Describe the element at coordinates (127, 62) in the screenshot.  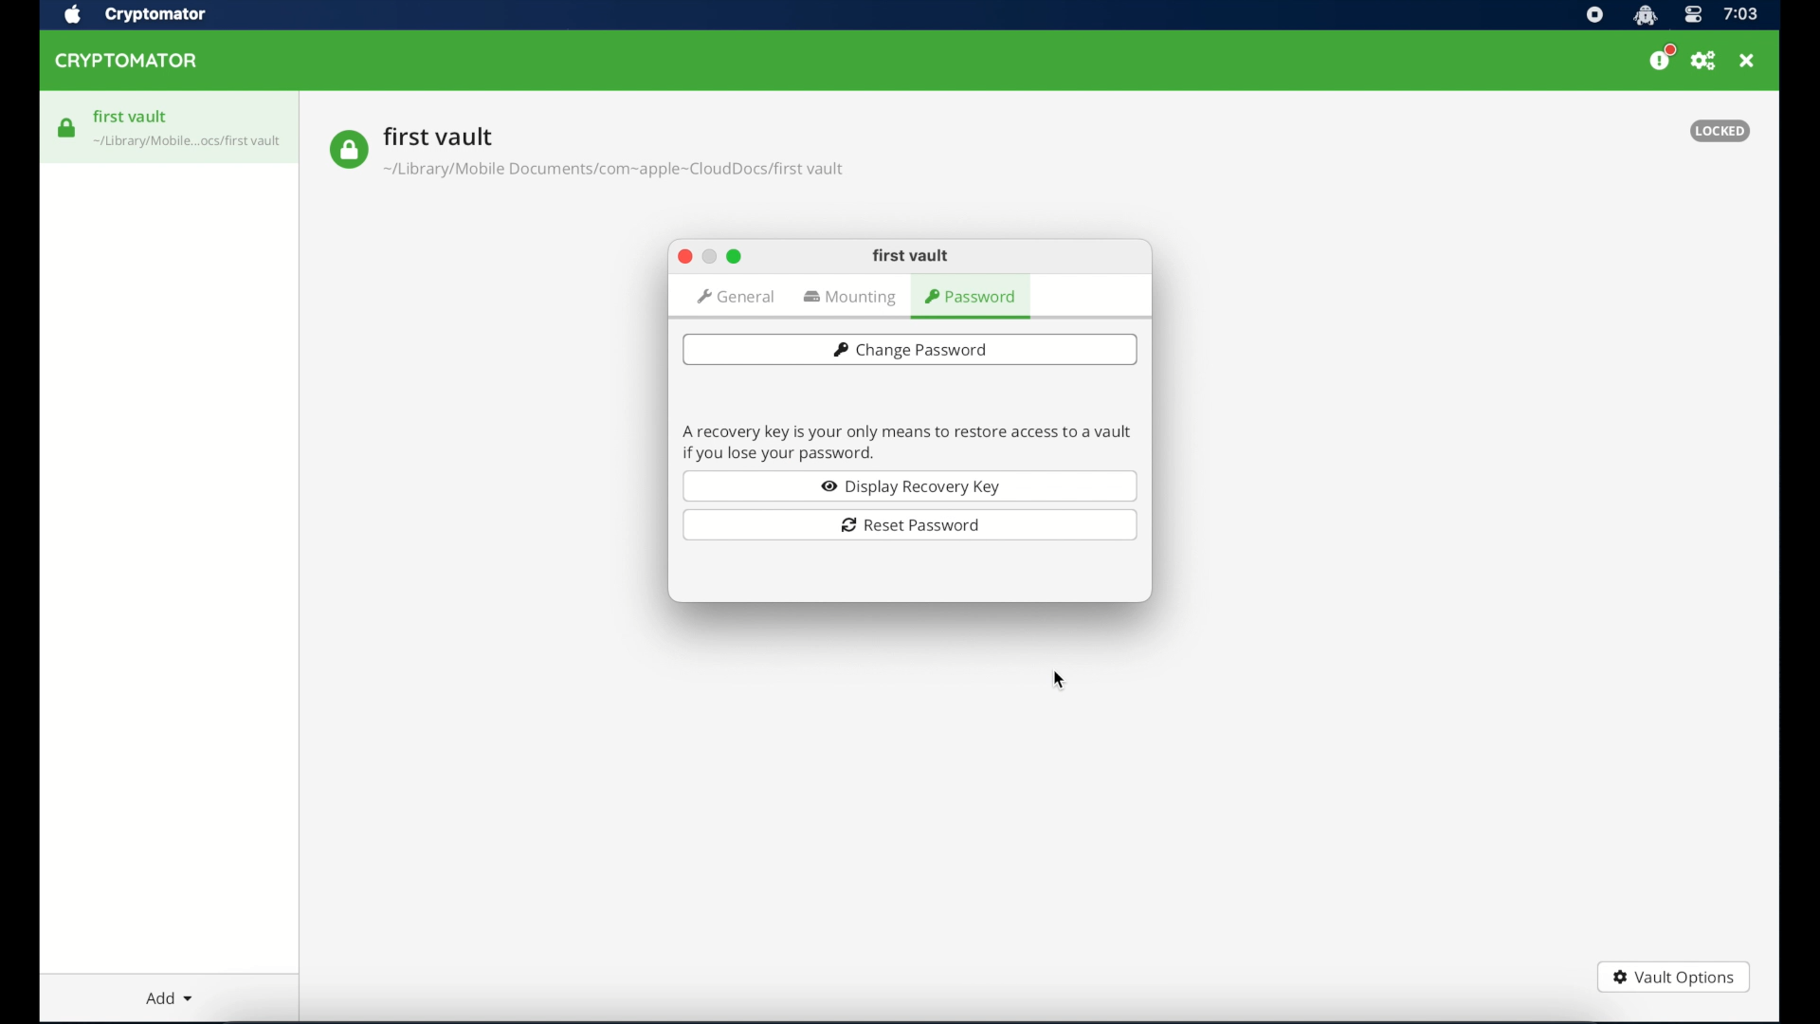
I see `cryptomator` at that location.